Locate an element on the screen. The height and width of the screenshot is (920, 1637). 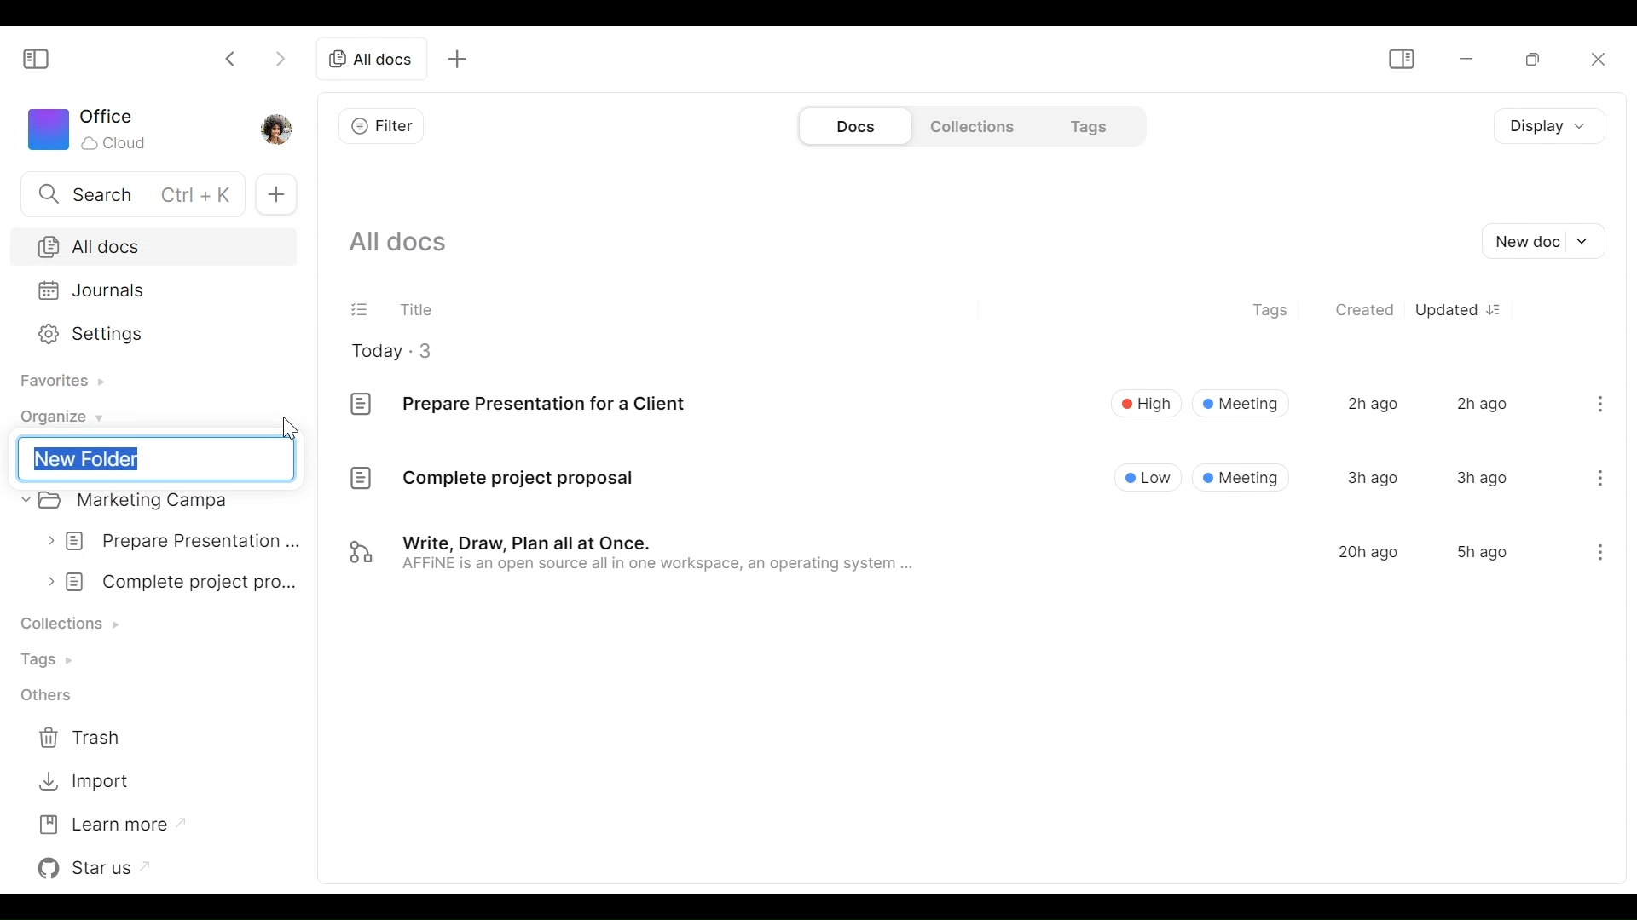
Tags is located at coordinates (1086, 125).